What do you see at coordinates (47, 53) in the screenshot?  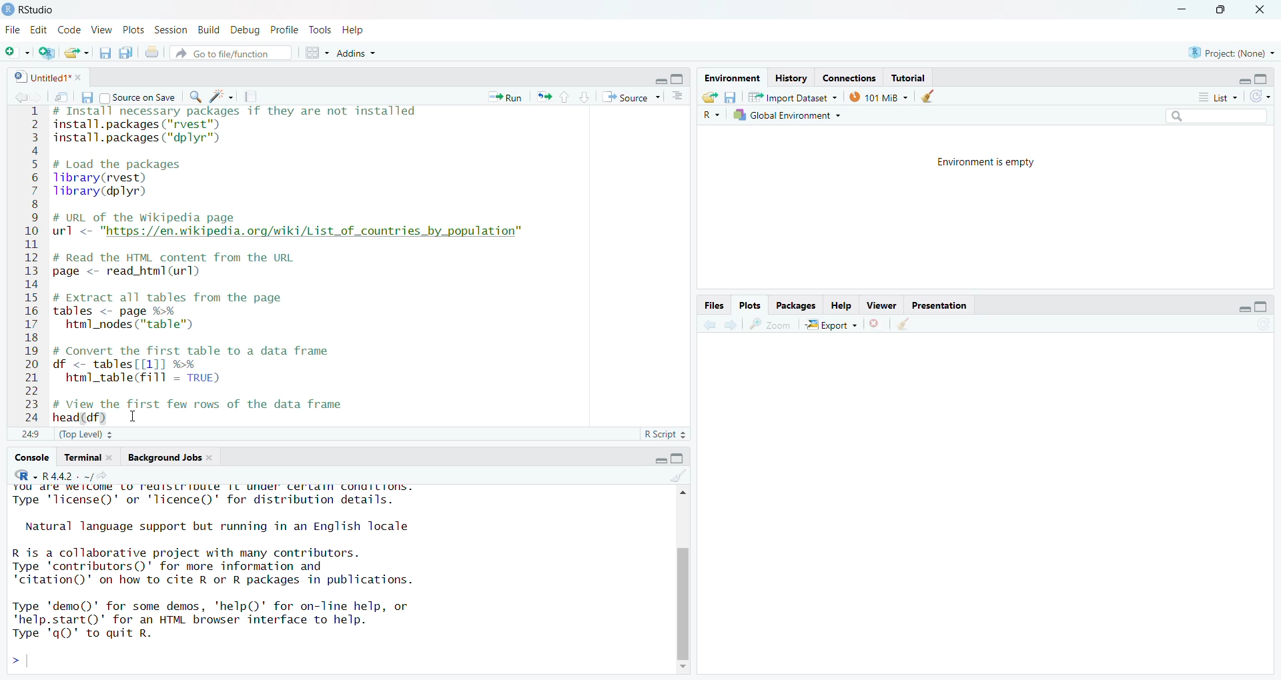 I see `New project` at bounding box center [47, 53].